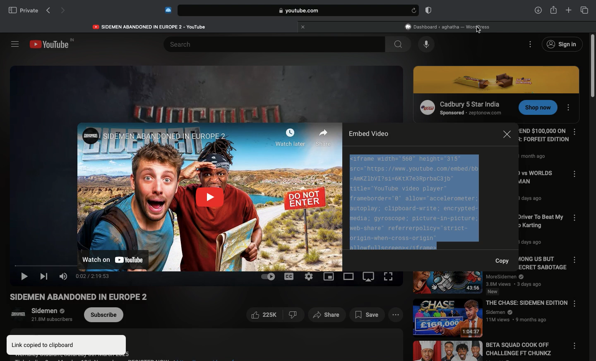 Image resolution: width=596 pixels, height=361 pixels. Describe the element at coordinates (368, 133) in the screenshot. I see `Embed video` at that location.